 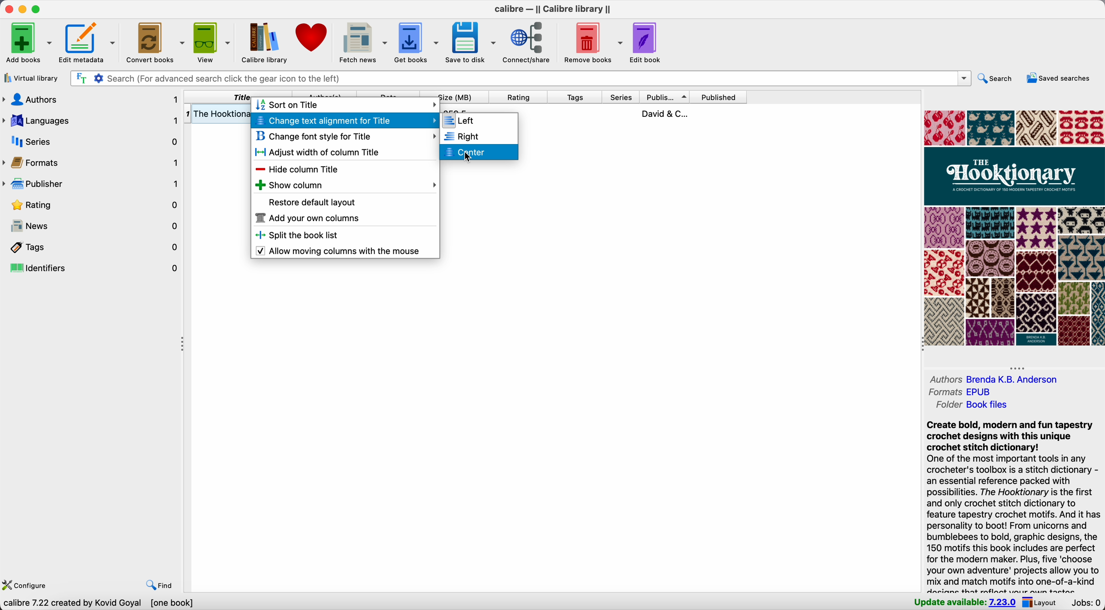 What do you see at coordinates (1061, 78) in the screenshot?
I see `saved searches` at bounding box center [1061, 78].